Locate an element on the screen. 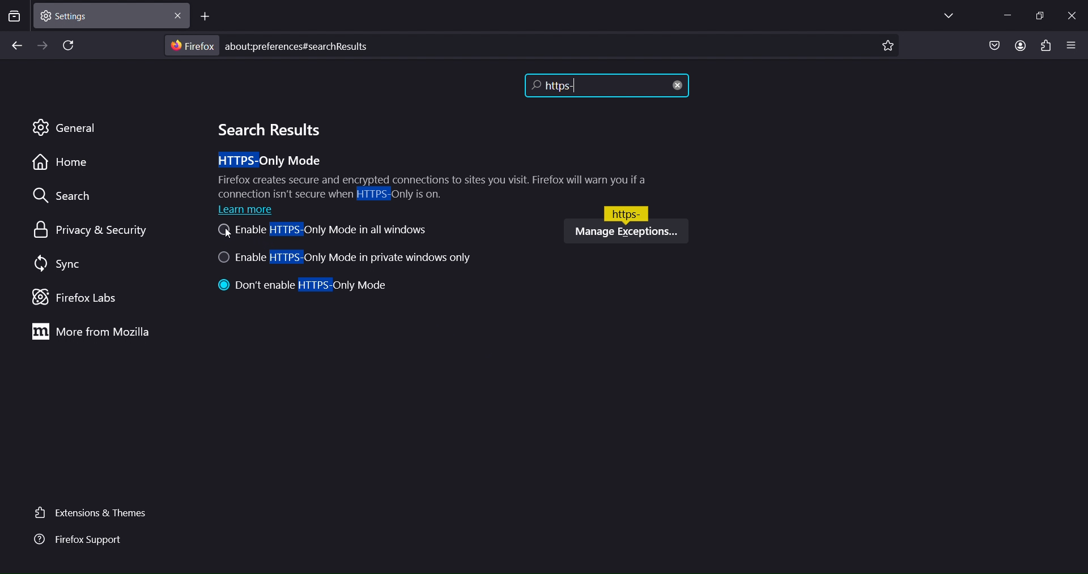 This screenshot has width=1088, height=574. search tabs is located at coordinates (15, 17).